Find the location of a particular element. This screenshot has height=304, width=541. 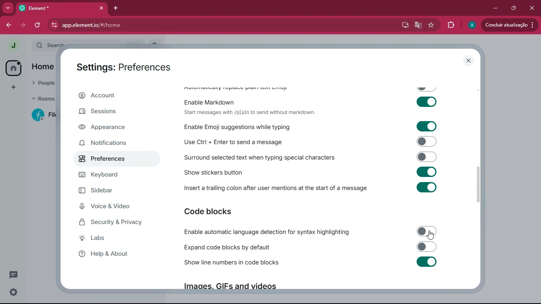

Insert a trailing colon after user mentions at the start of a message is located at coordinates (312, 187).